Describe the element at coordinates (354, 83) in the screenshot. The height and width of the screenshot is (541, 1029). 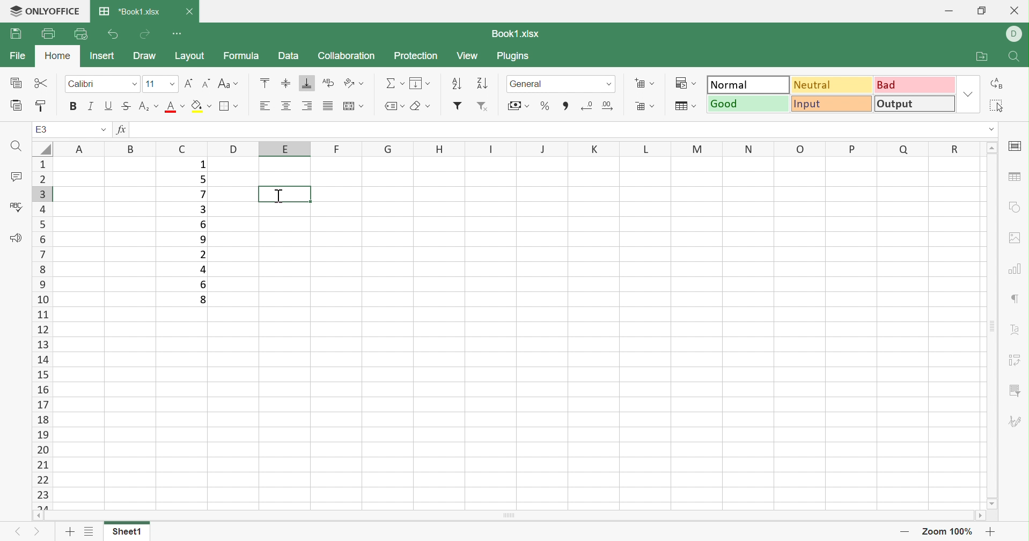
I see `Orientation` at that location.